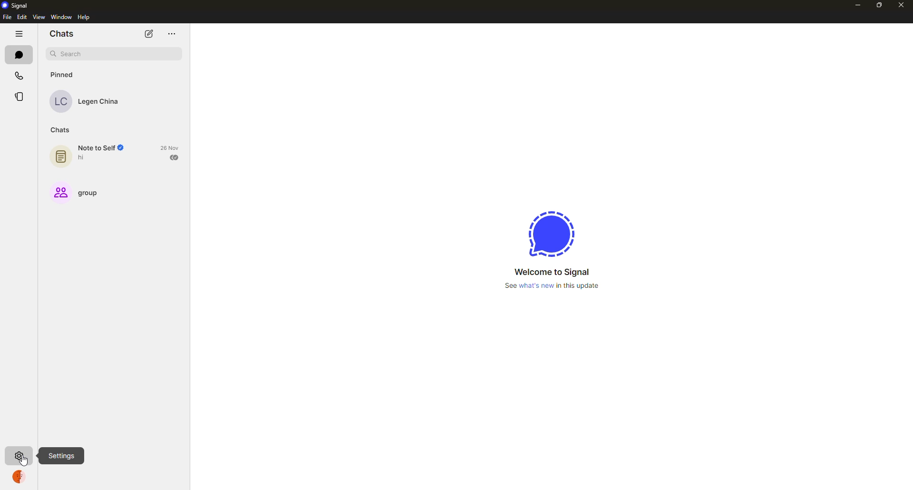 This screenshot has height=490, width=913. I want to click on Verified, so click(124, 148).